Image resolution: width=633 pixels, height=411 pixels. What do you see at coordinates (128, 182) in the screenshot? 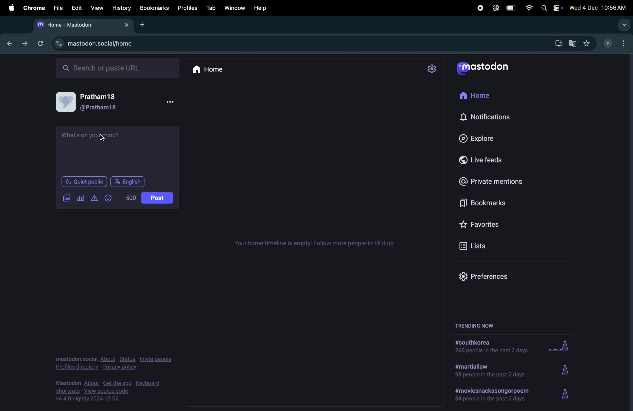
I see `English` at bounding box center [128, 182].